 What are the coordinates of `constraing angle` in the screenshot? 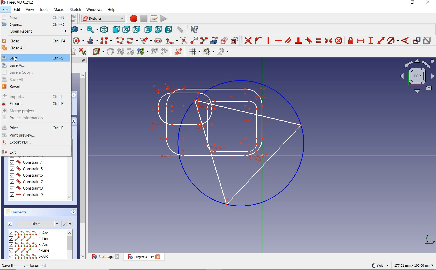 It's located at (405, 40).